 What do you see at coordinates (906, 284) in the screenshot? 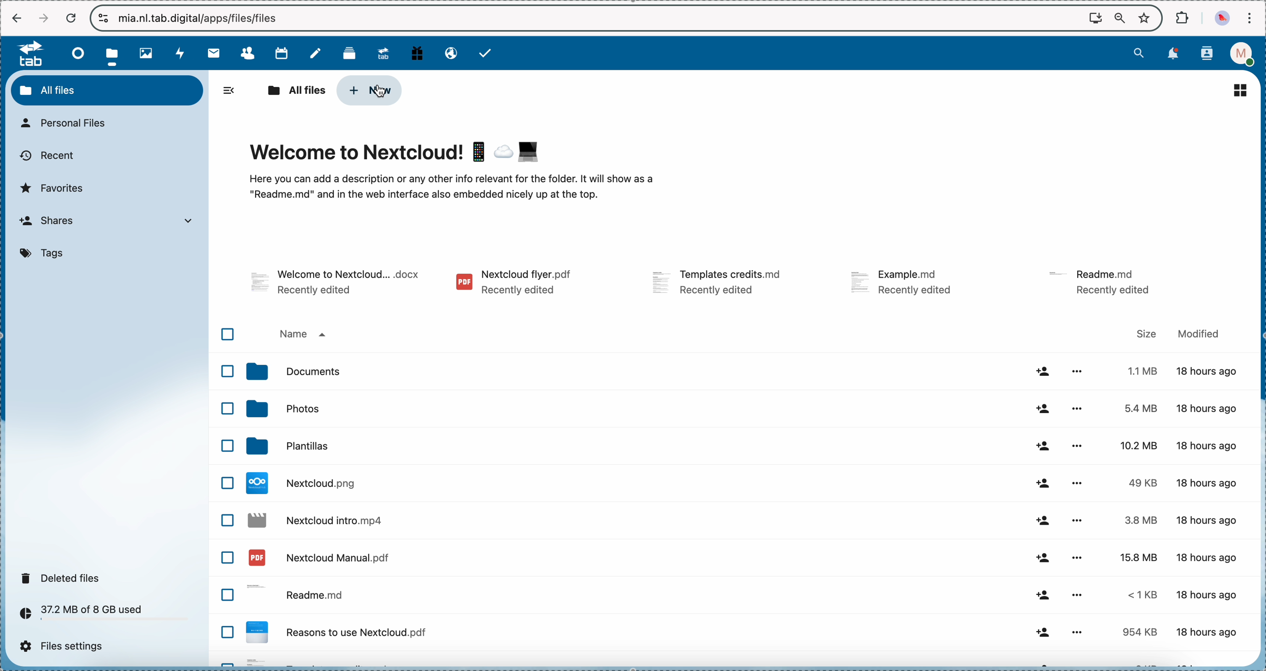
I see `file` at bounding box center [906, 284].